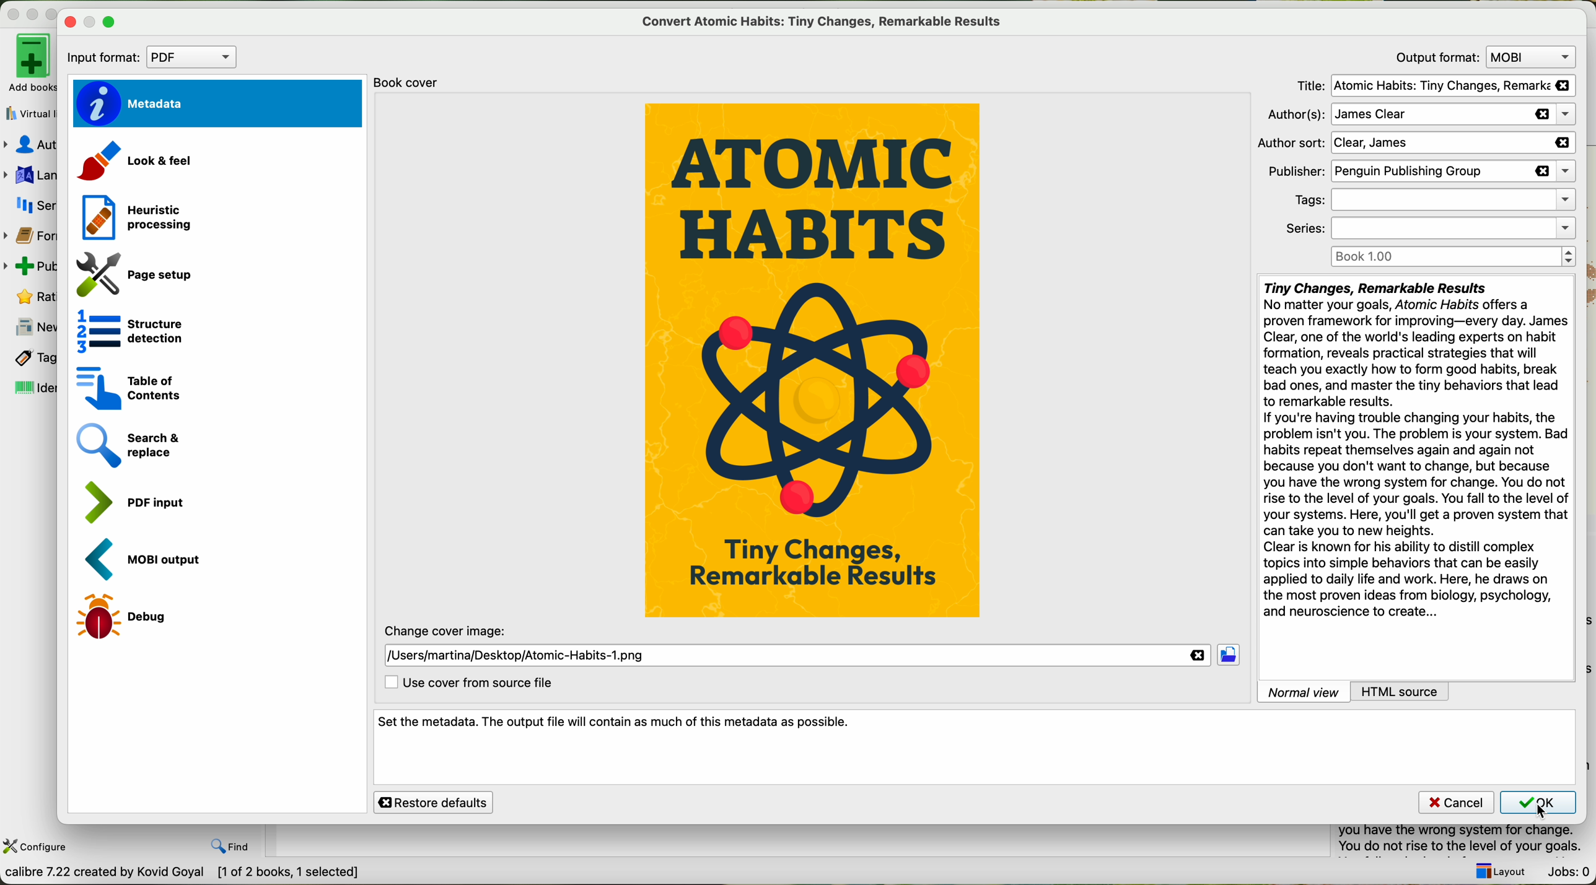 This screenshot has height=885, width=1596. Describe the element at coordinates (1497, 871) in the screenshot. I see `layout` at that location.